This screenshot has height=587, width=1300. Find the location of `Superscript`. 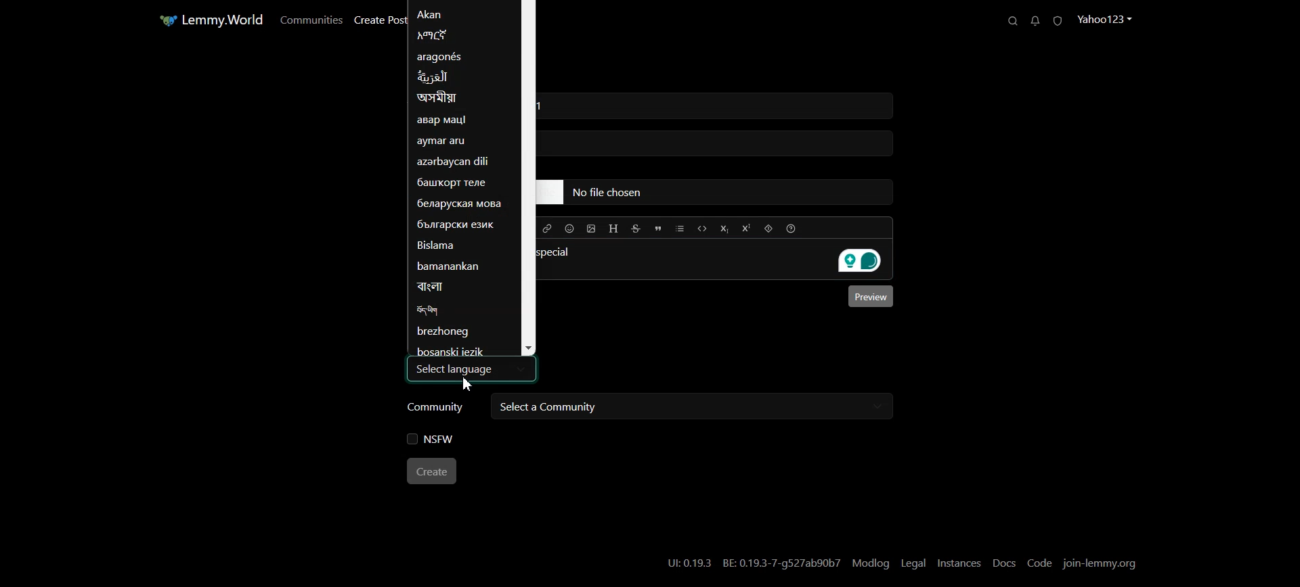

Superscript is located at coordinates (746, 228).